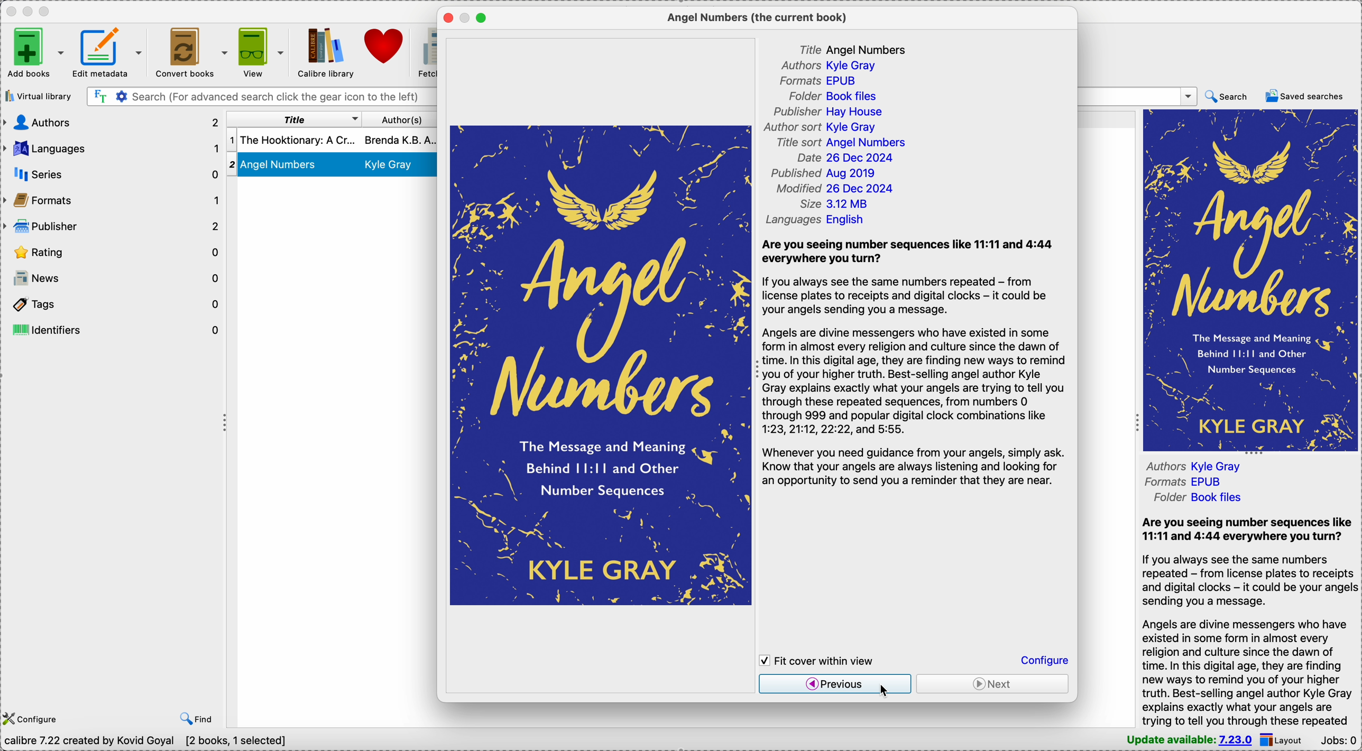 This screenshot has height=751, width=1362. Describe the element at coordinates (332, 165) in the screenshot. I see `Angel numbers book details` at that location.